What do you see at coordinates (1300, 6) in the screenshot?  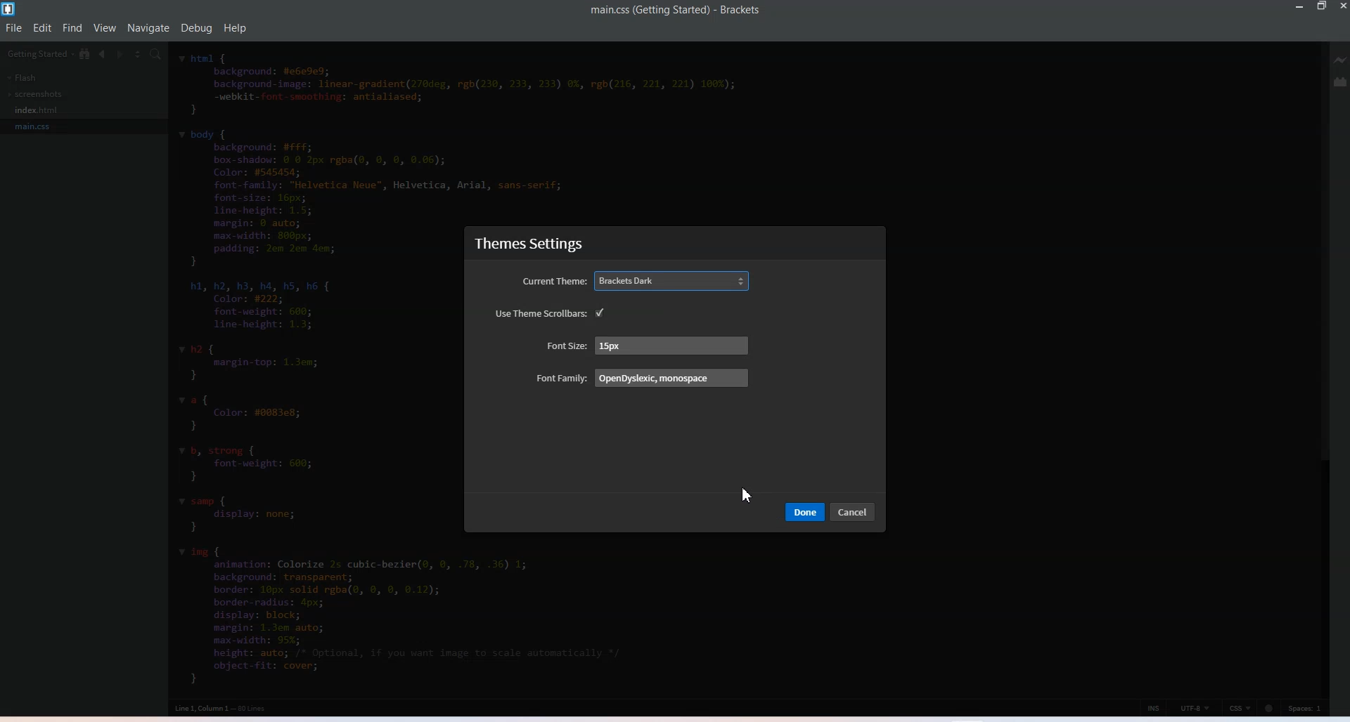 I see `Minimize` at bounding box center [1300, 6].